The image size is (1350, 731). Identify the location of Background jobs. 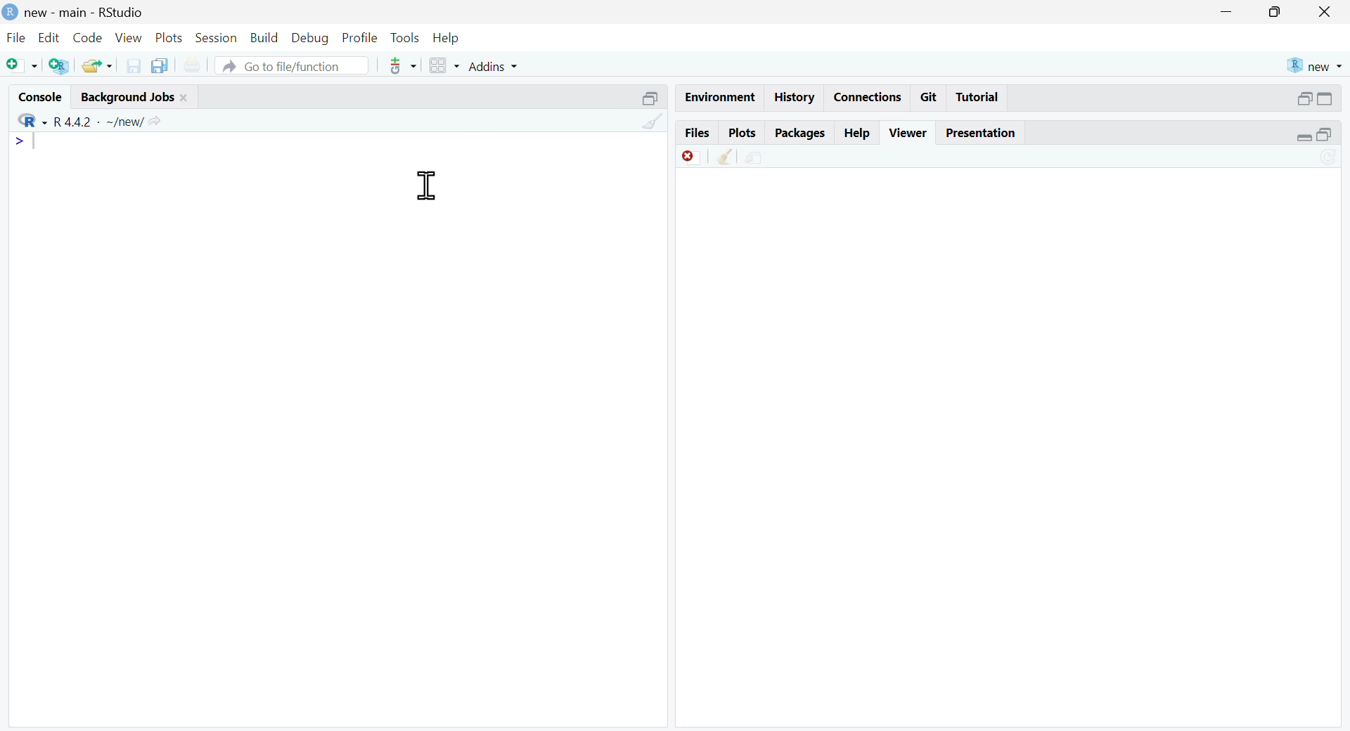
(127, 97).